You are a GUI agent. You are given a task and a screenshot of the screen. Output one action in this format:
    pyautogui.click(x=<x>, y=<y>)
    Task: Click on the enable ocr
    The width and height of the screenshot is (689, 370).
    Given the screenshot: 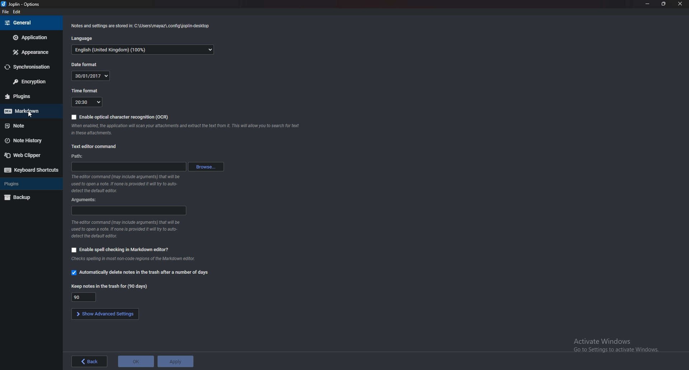 What is the action you would take?
    pyautogui.click(x=121, y=117)
    